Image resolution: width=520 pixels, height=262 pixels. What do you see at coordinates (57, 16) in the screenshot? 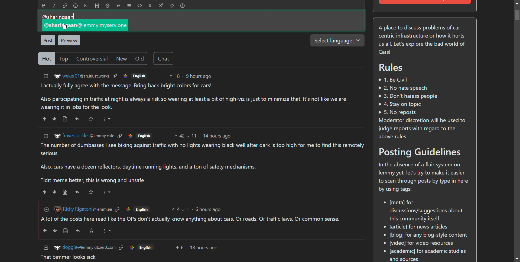
I see `@sharinaaan` at bounding box center [57, 16].